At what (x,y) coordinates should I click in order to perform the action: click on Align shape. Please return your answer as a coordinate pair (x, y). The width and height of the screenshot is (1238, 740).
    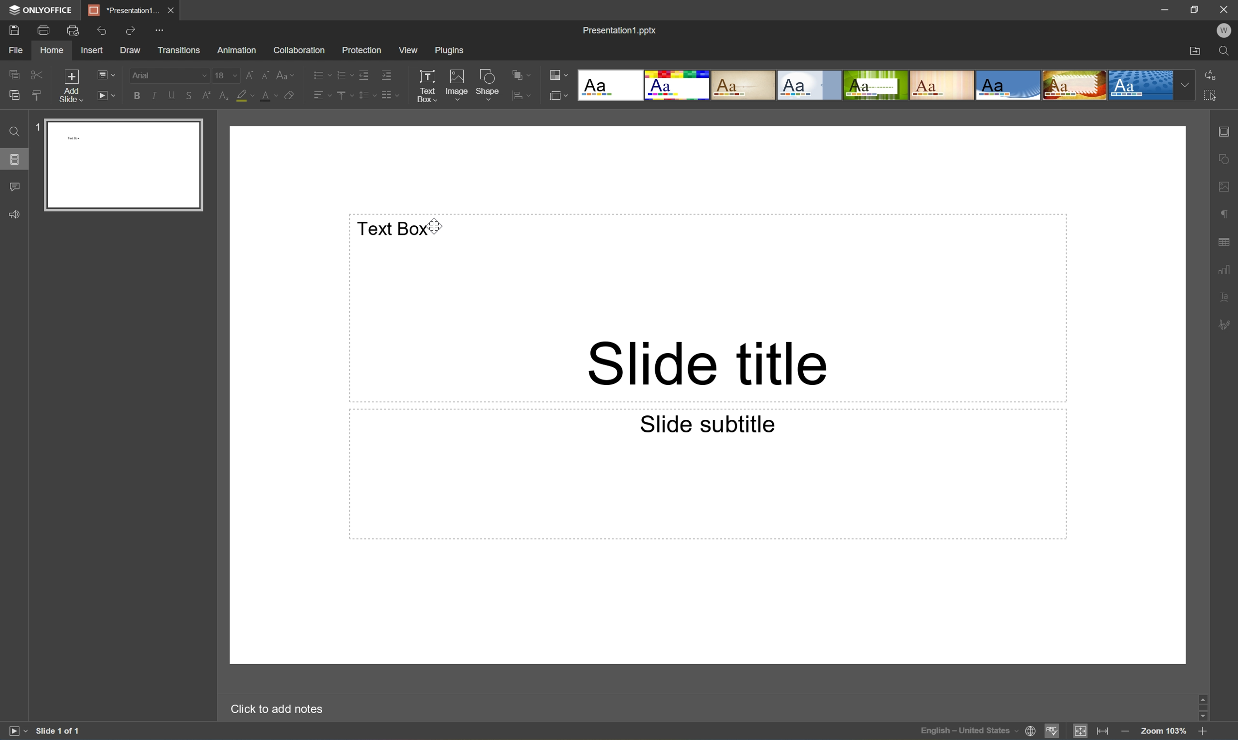
    Looking at the image, I should click on (523, 95).